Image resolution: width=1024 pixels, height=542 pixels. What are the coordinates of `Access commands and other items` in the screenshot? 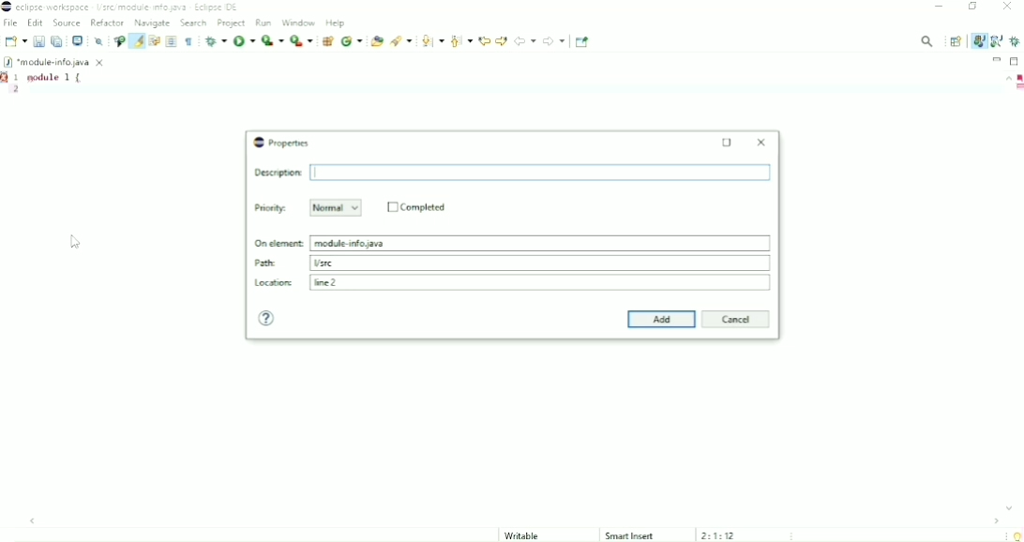 It's located at (927, 40).